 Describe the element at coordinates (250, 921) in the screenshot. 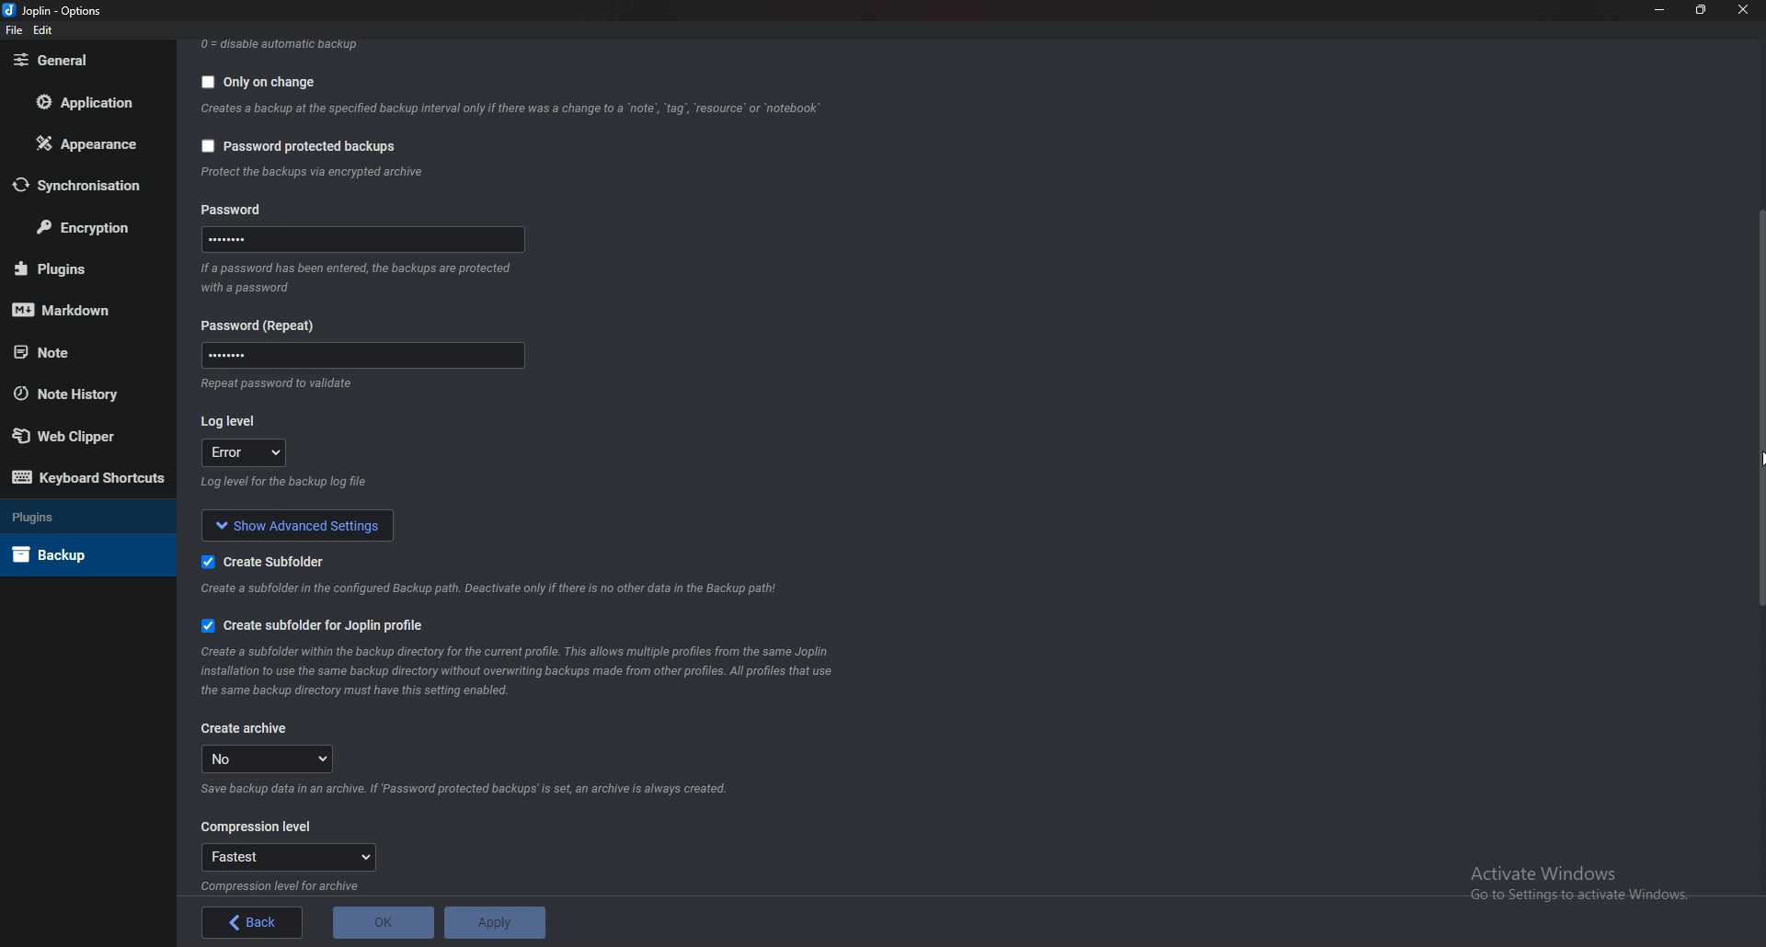

I see `back` at that location.